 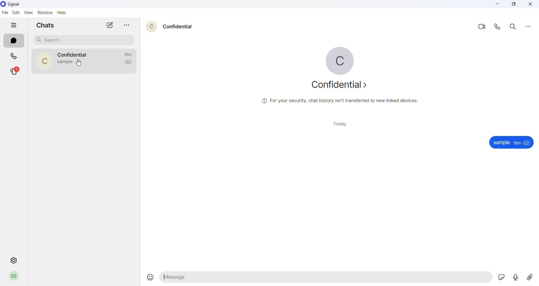 What do you see at coordinates (501, 276) in the screenshot?
I see `send sticker` at bounding box center [501, 276].